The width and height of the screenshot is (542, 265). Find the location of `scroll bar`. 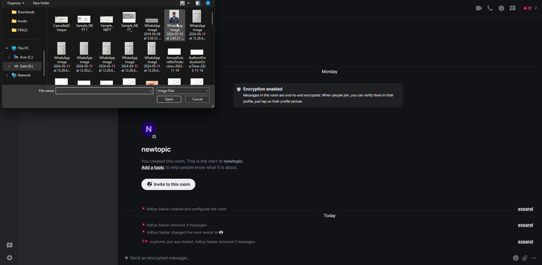

scroll bar is located at coordinates (44, 64).